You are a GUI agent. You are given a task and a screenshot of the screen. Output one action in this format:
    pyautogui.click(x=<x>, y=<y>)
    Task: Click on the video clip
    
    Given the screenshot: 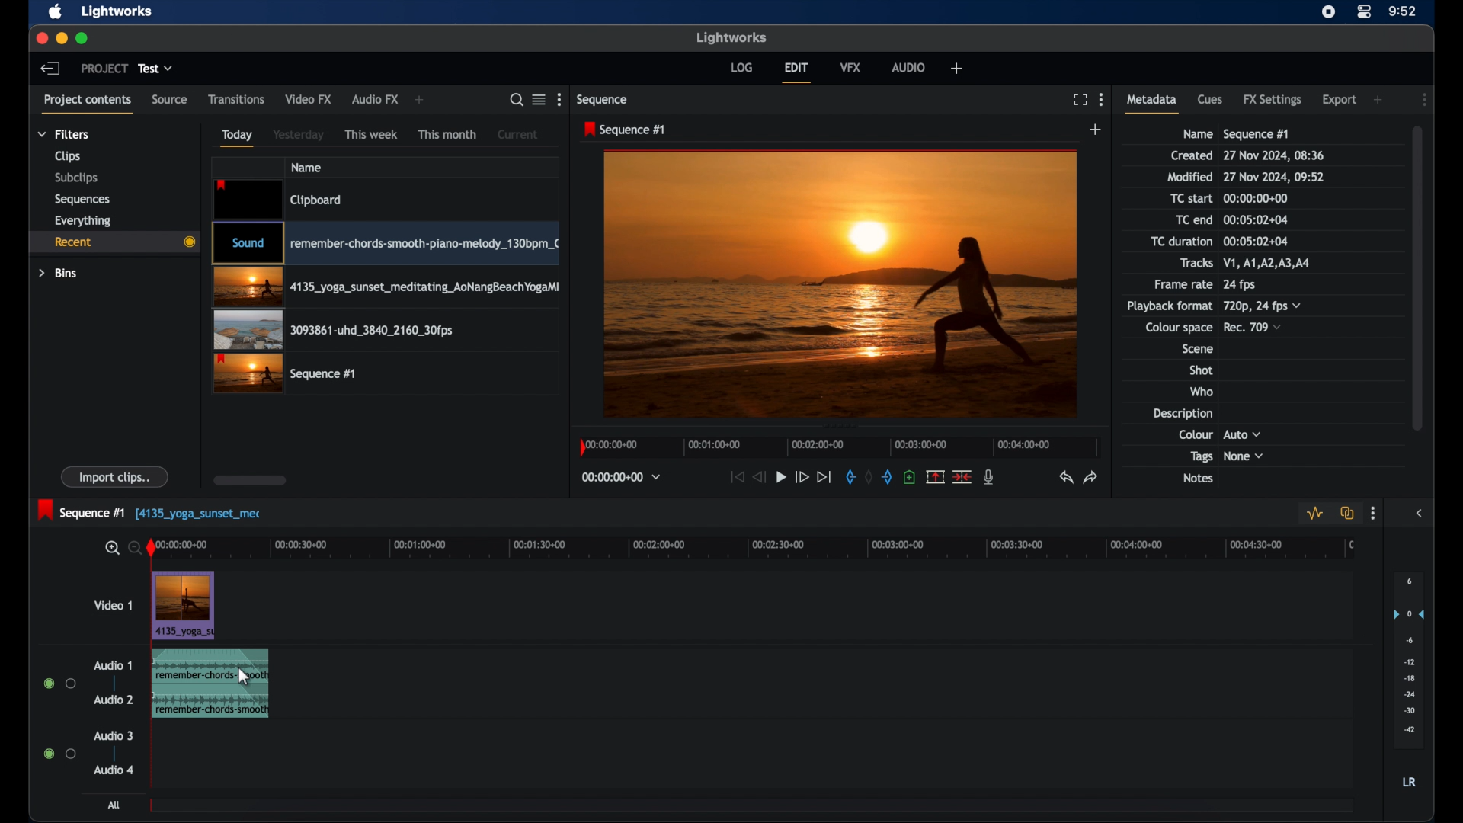 What is the action you would take?
    pyautogui.click(x=386, y=287)
    